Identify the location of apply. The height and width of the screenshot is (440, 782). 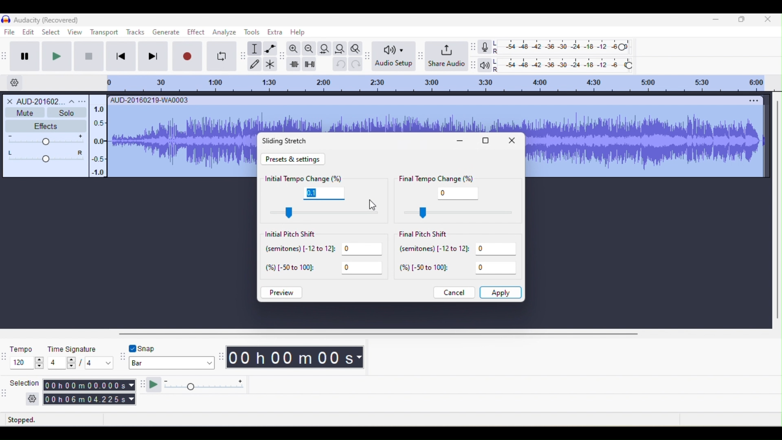
(502, 292).